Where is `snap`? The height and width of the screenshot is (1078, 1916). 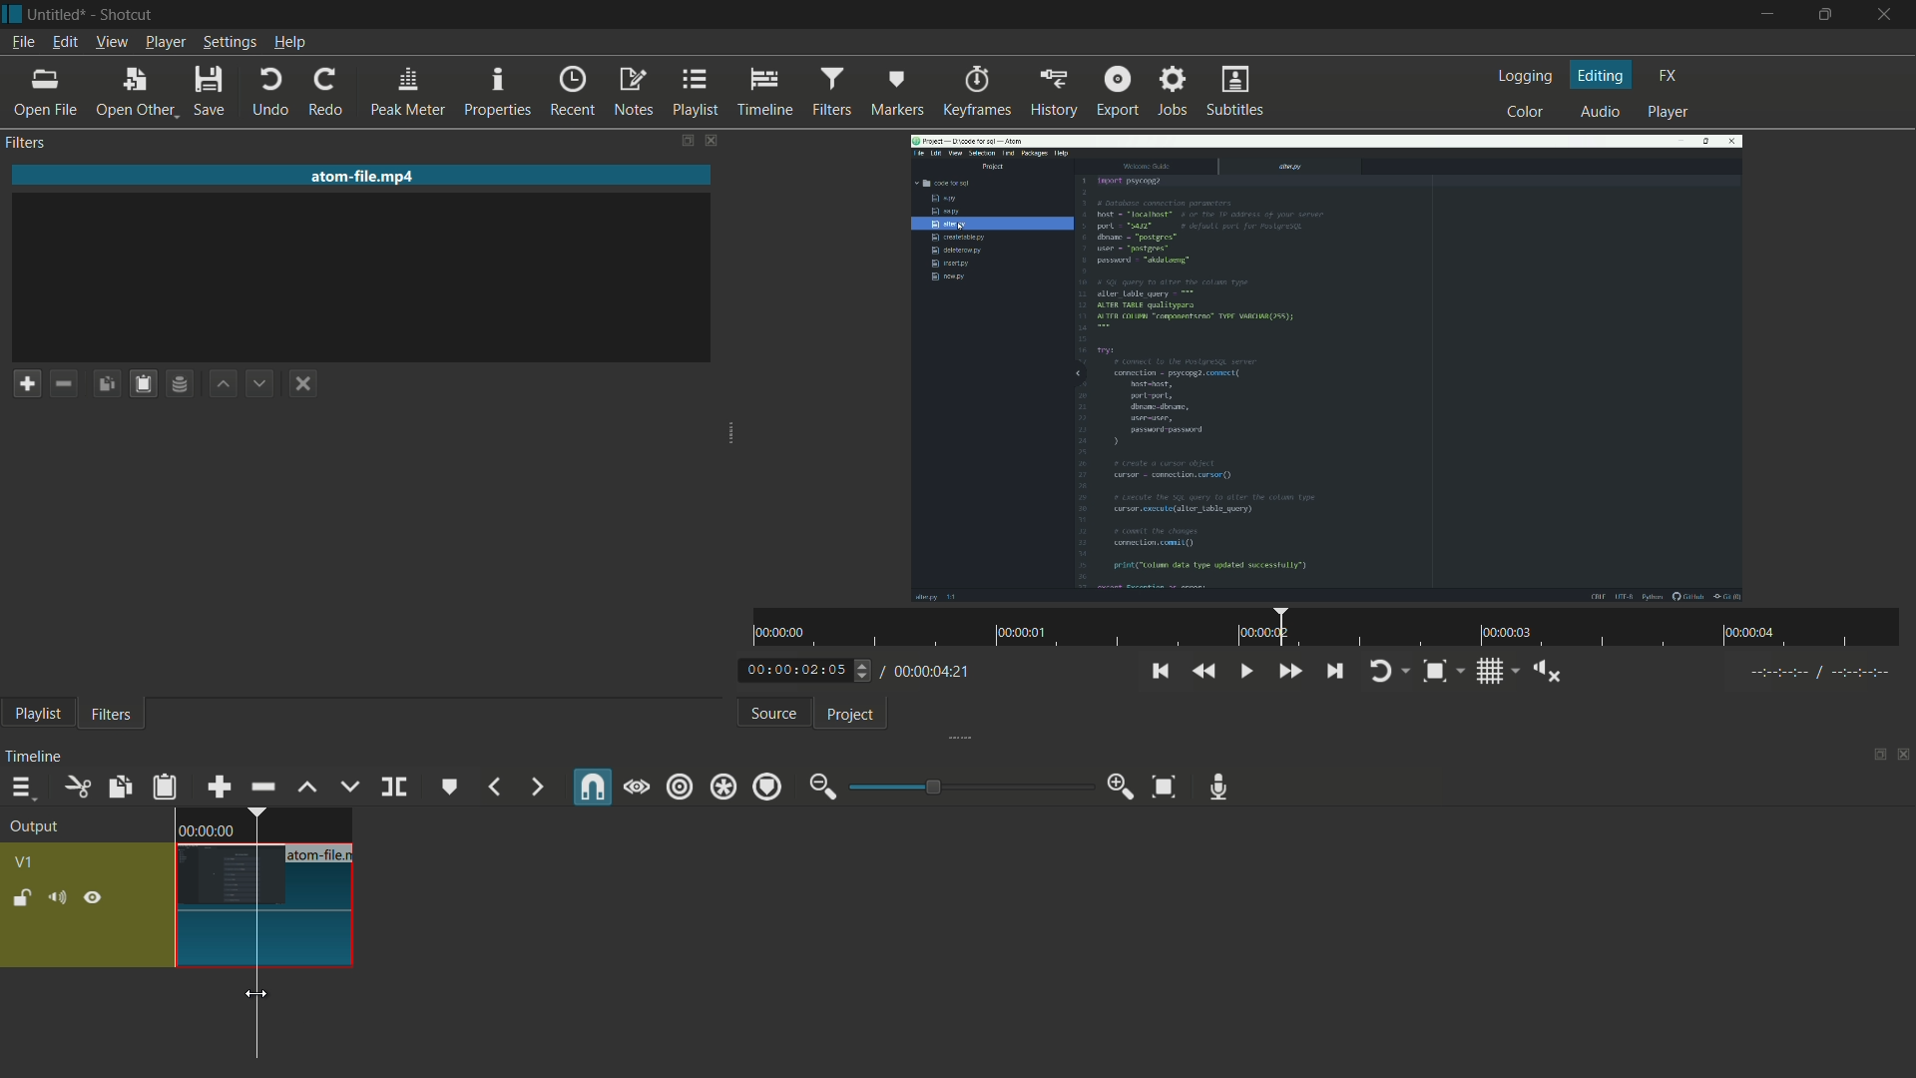 snap is located at coordinates (592, 787).